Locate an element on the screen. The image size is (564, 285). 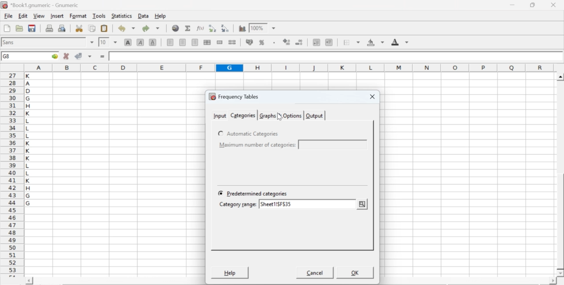
underline is located at coordinates (153, 42).